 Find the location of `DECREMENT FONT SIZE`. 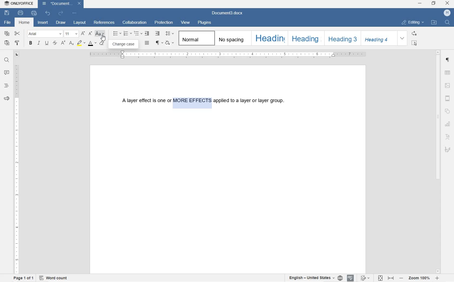

DECREMENT FONT SIZE is located at coordinates (83, 34).